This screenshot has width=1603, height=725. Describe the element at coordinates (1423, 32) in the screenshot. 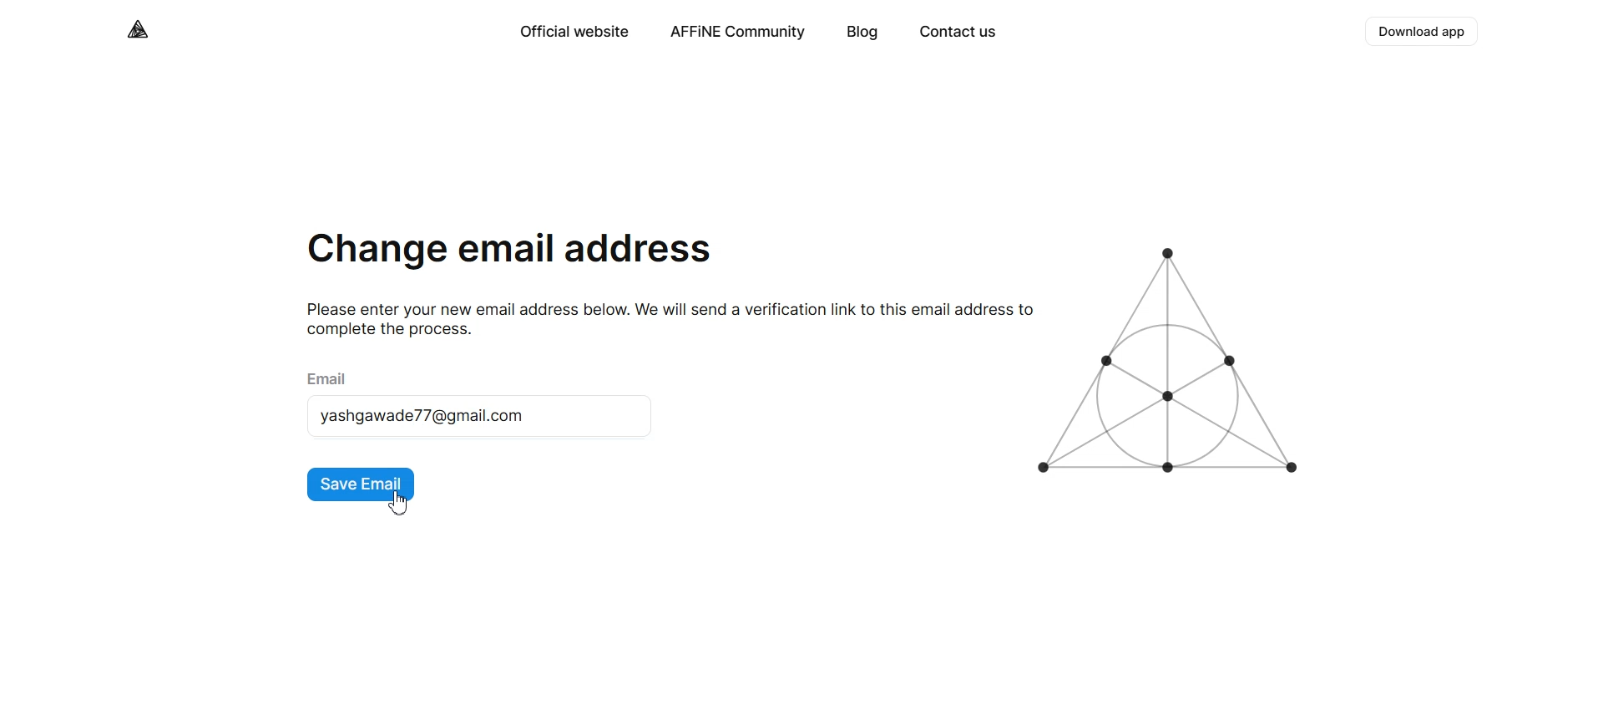

I see `Download app` at that location.